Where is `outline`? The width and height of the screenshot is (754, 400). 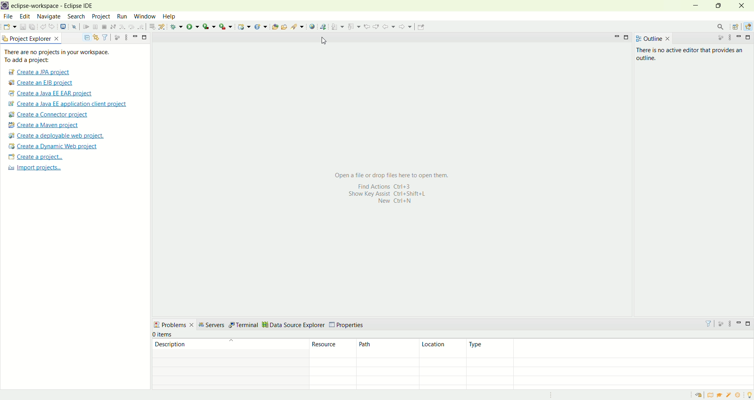 outline is located at coordinates (653, 38).